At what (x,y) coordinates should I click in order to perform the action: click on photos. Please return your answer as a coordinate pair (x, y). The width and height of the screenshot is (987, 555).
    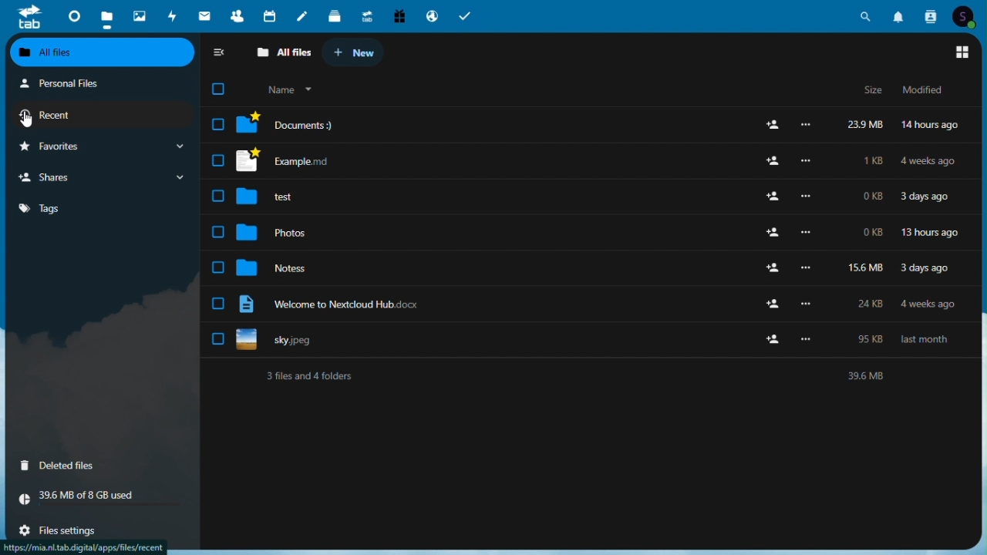
    Looking at the image, I should click on (139, 13).